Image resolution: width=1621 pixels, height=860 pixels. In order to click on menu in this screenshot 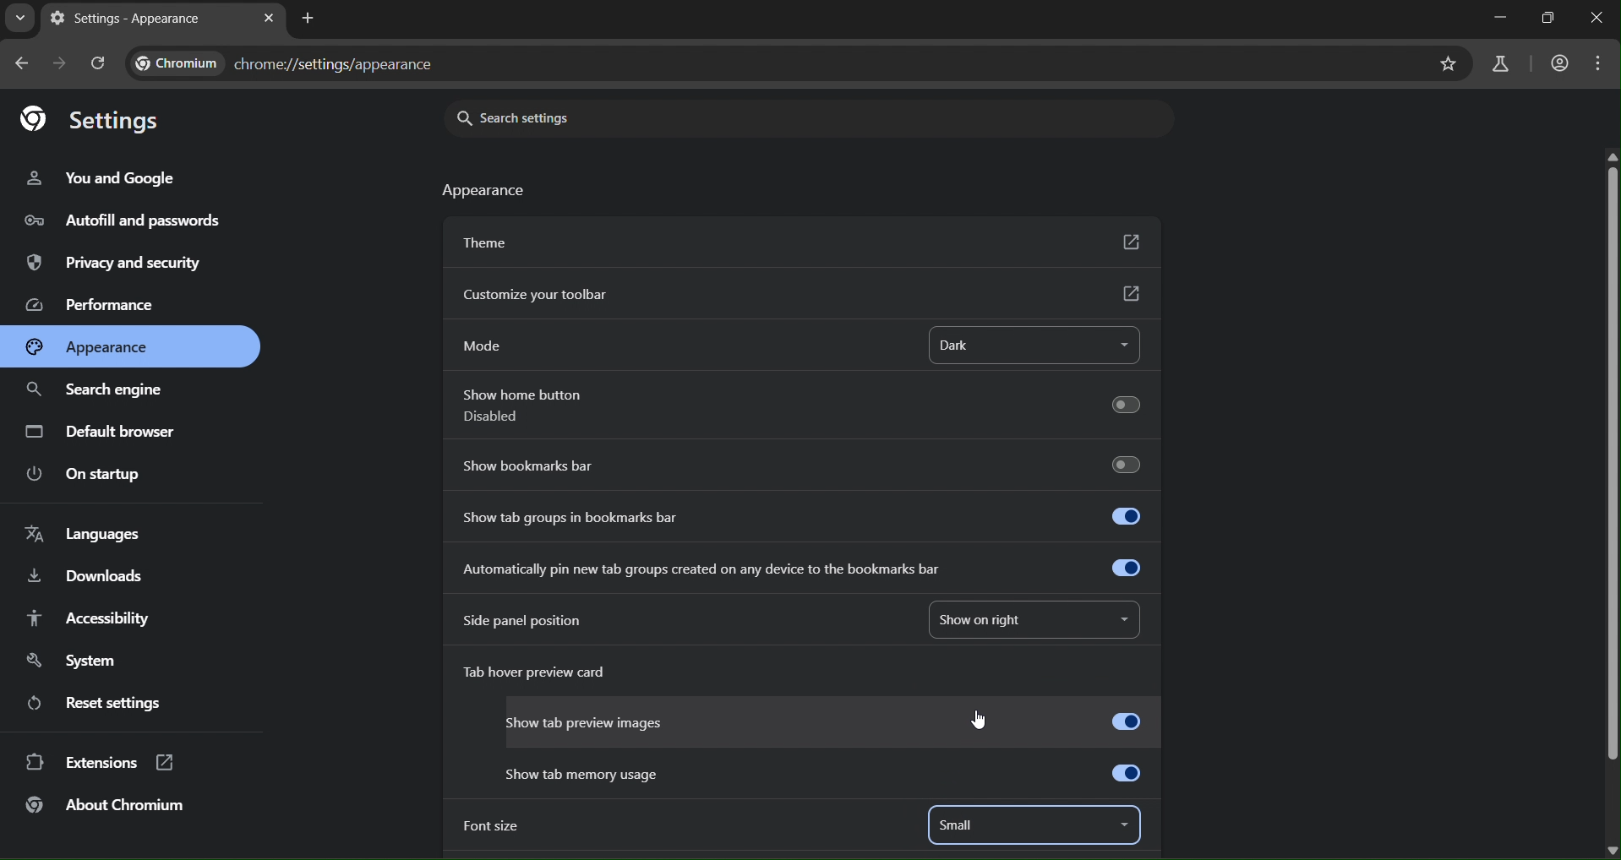, I will do `click(1601, 63)`.